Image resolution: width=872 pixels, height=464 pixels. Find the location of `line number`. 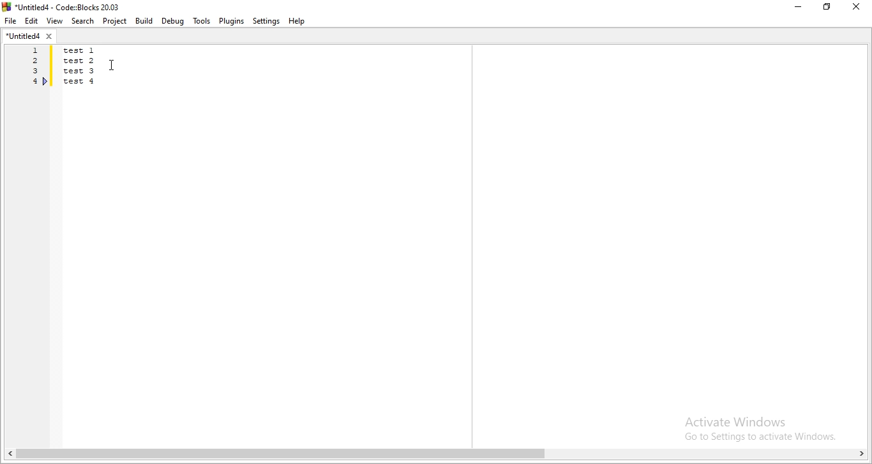

line number is located at coordinates (32, 68).